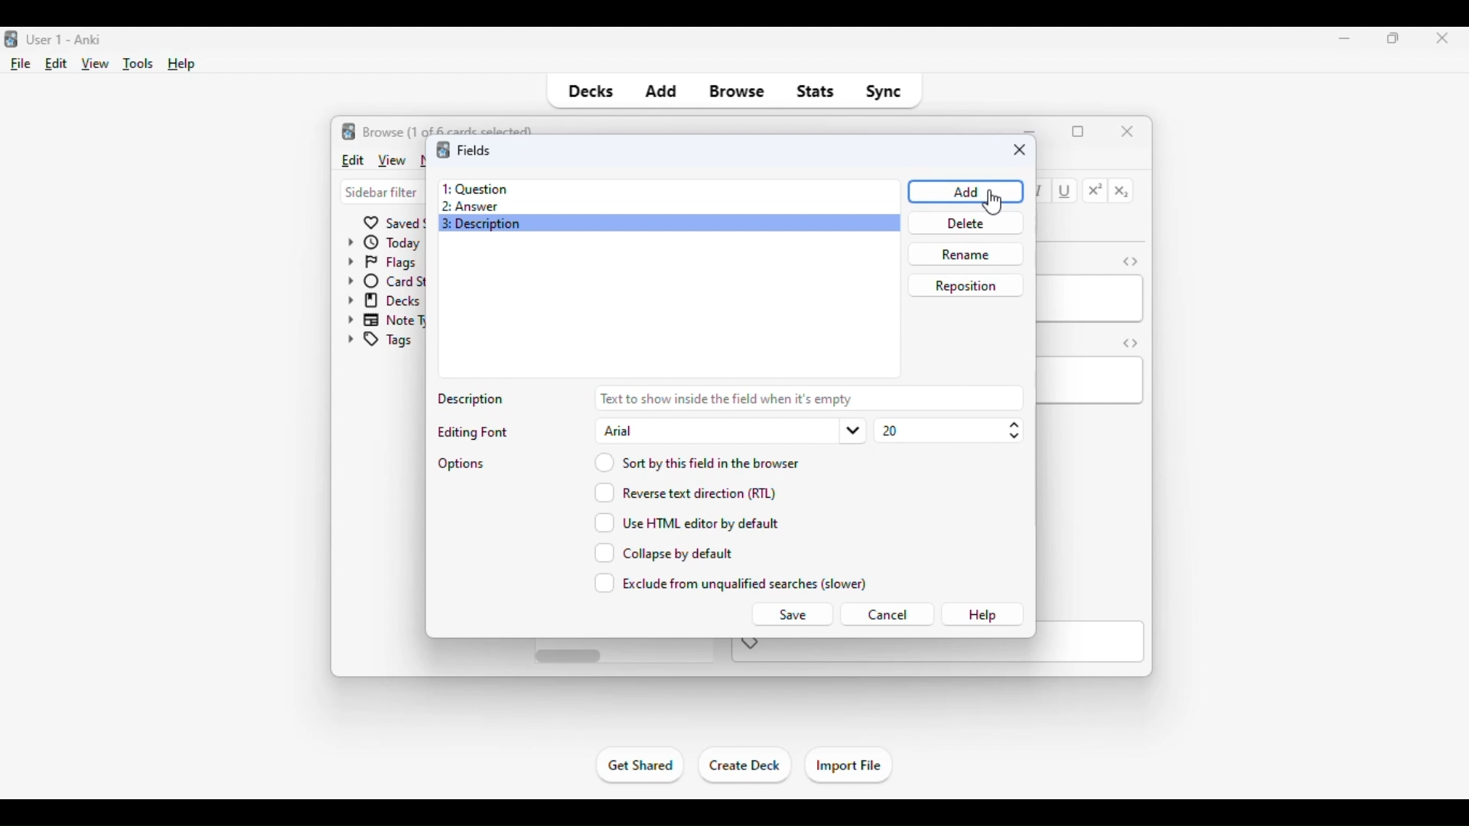  What do you see at coordinates (139, 64) in the screenshot?
I see `tools` at bounding box center [139, 64].